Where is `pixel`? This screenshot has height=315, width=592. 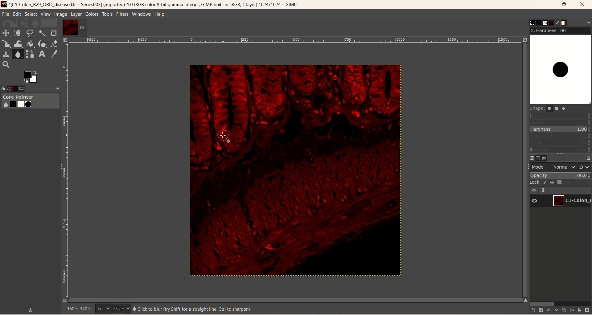 pixel is located at coordinates (103, 309).